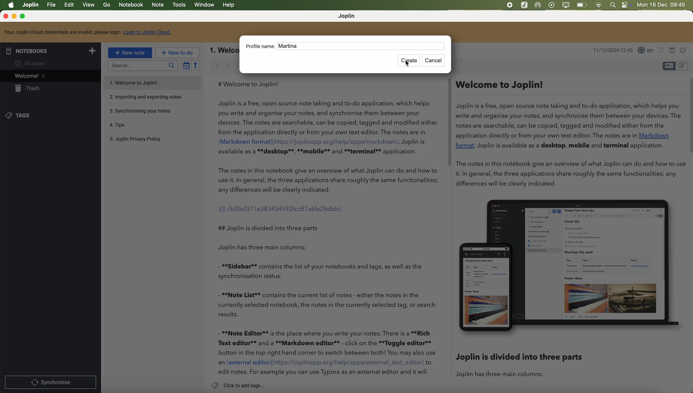 The width and height of the screenshot is (693, 393). I want to click on stop recording, so click(509, 5).